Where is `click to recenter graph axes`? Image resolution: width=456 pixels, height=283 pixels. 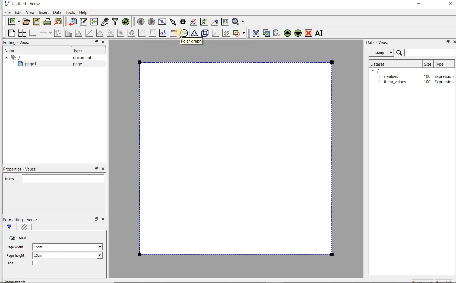 click to recenter graph axes is located at coordinates (215, 22).